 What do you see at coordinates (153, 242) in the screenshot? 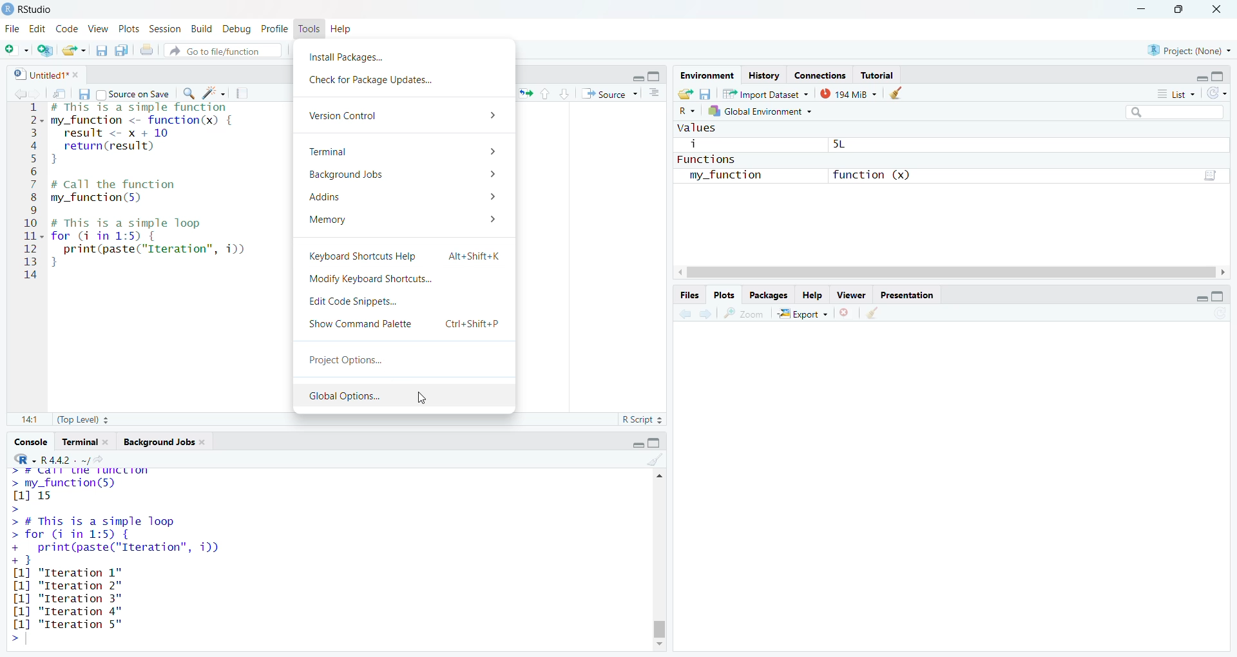
I see `code of a simple loop` at bounding box center [153, 242].